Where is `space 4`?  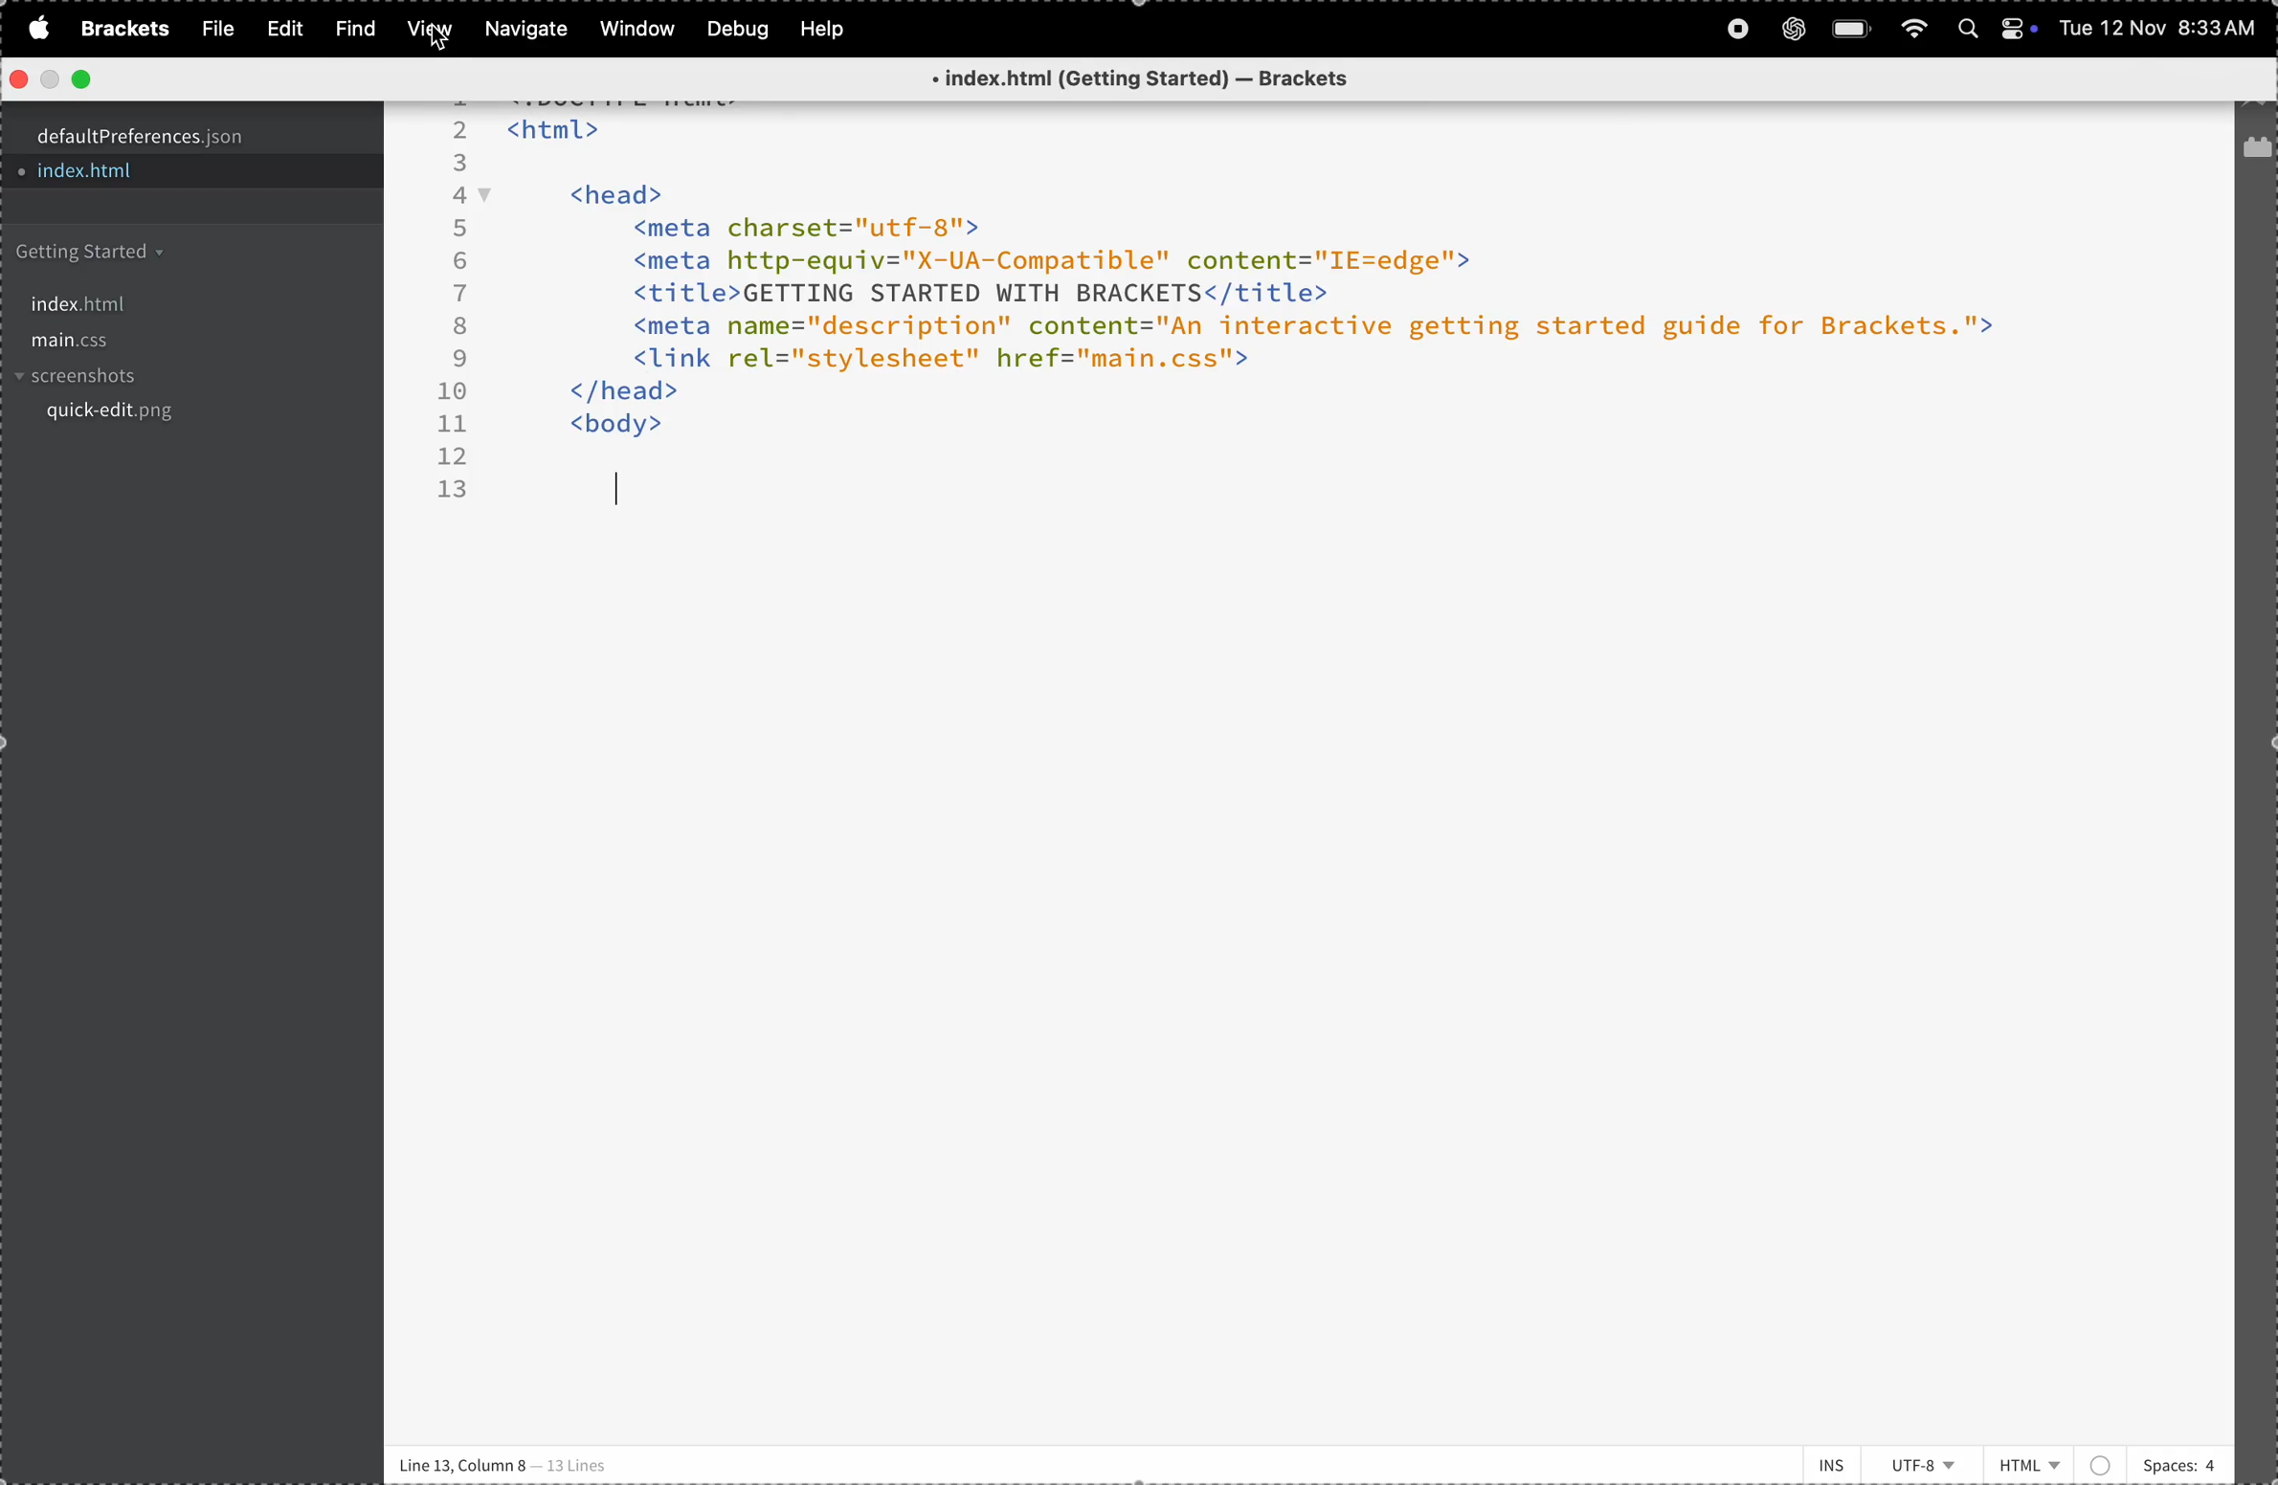 space 4 is located at coordinates (2178, 1461).